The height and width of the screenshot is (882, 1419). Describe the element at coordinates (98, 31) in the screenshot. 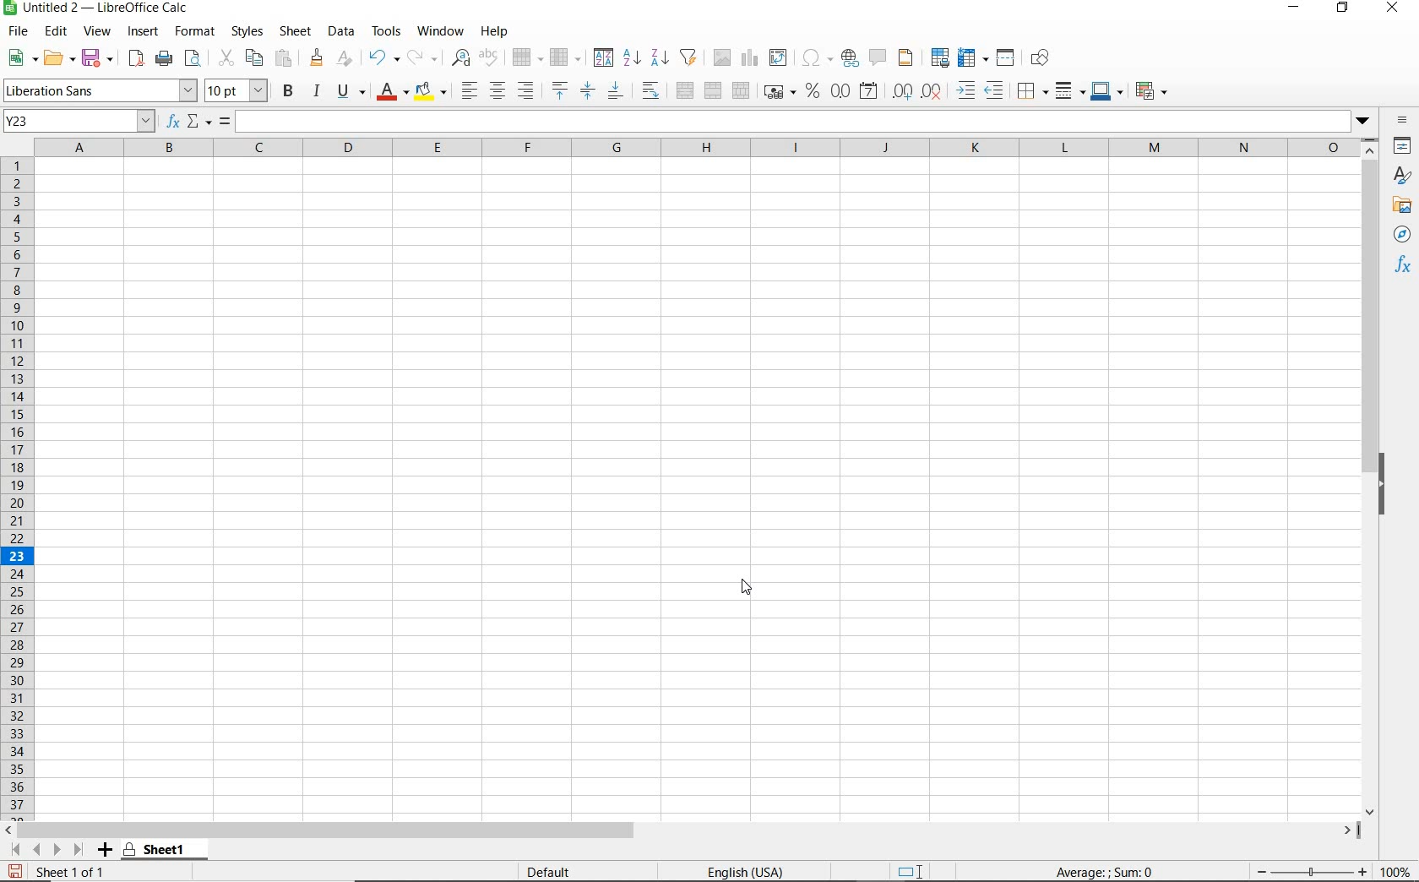

I see `VIEW` at that location.